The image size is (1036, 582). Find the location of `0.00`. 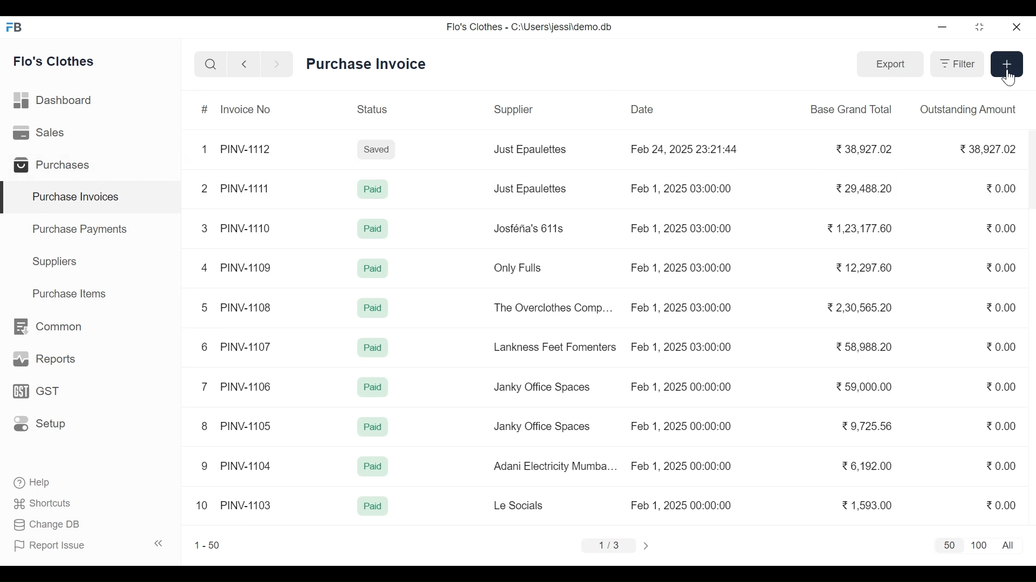

0.00 is located at coordinates (1001, 466).